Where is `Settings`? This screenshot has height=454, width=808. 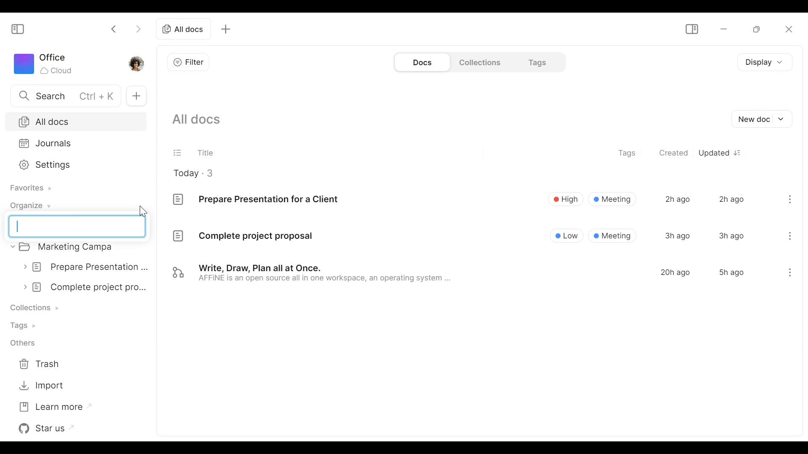 Settings is located at coordinates (74, 164).